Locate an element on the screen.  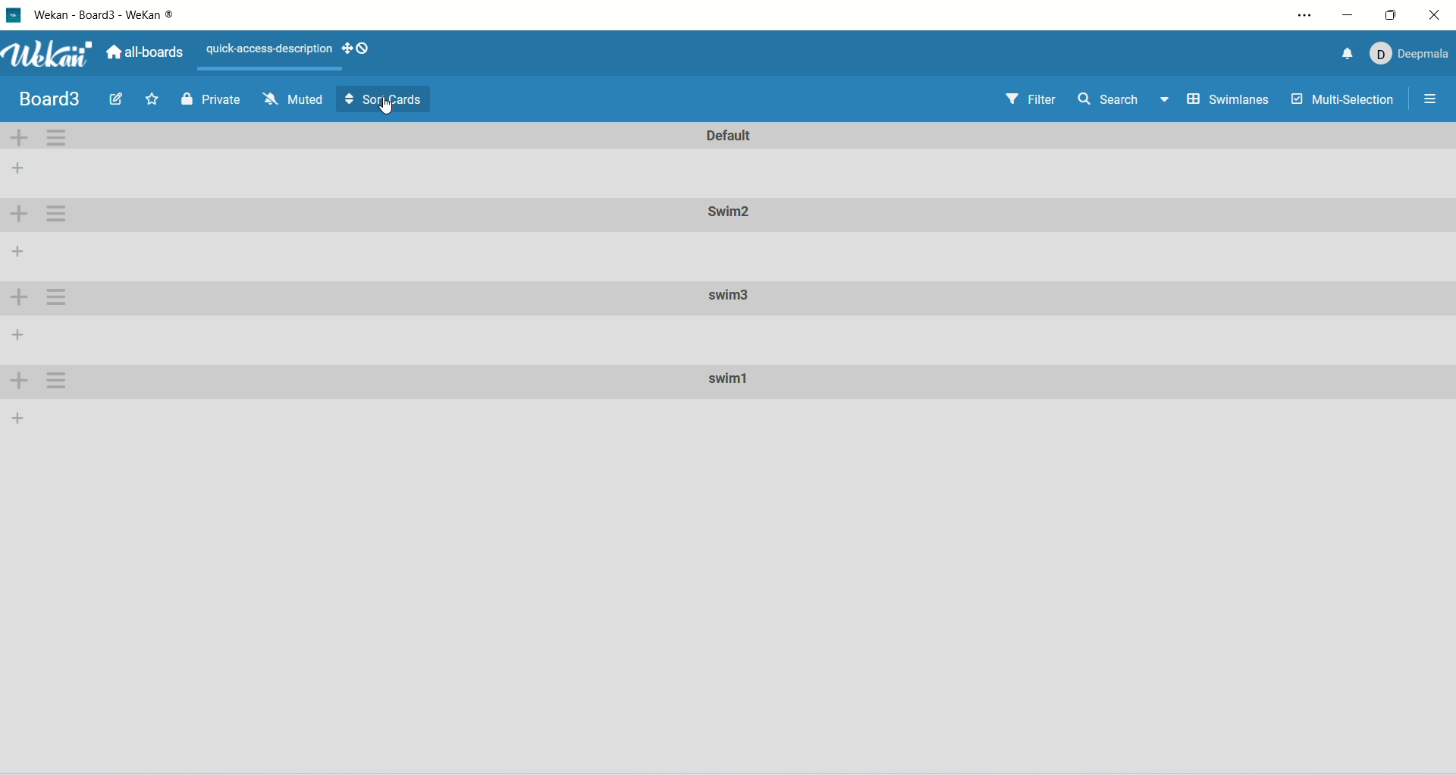
default is located at coordinates (732, 135).